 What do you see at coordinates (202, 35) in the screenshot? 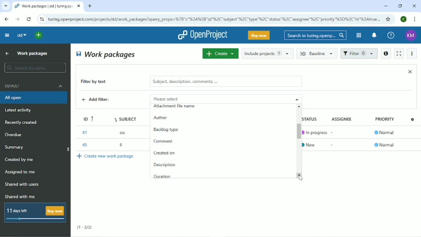
I see `OpenProject` at bounding box center [202, 35].